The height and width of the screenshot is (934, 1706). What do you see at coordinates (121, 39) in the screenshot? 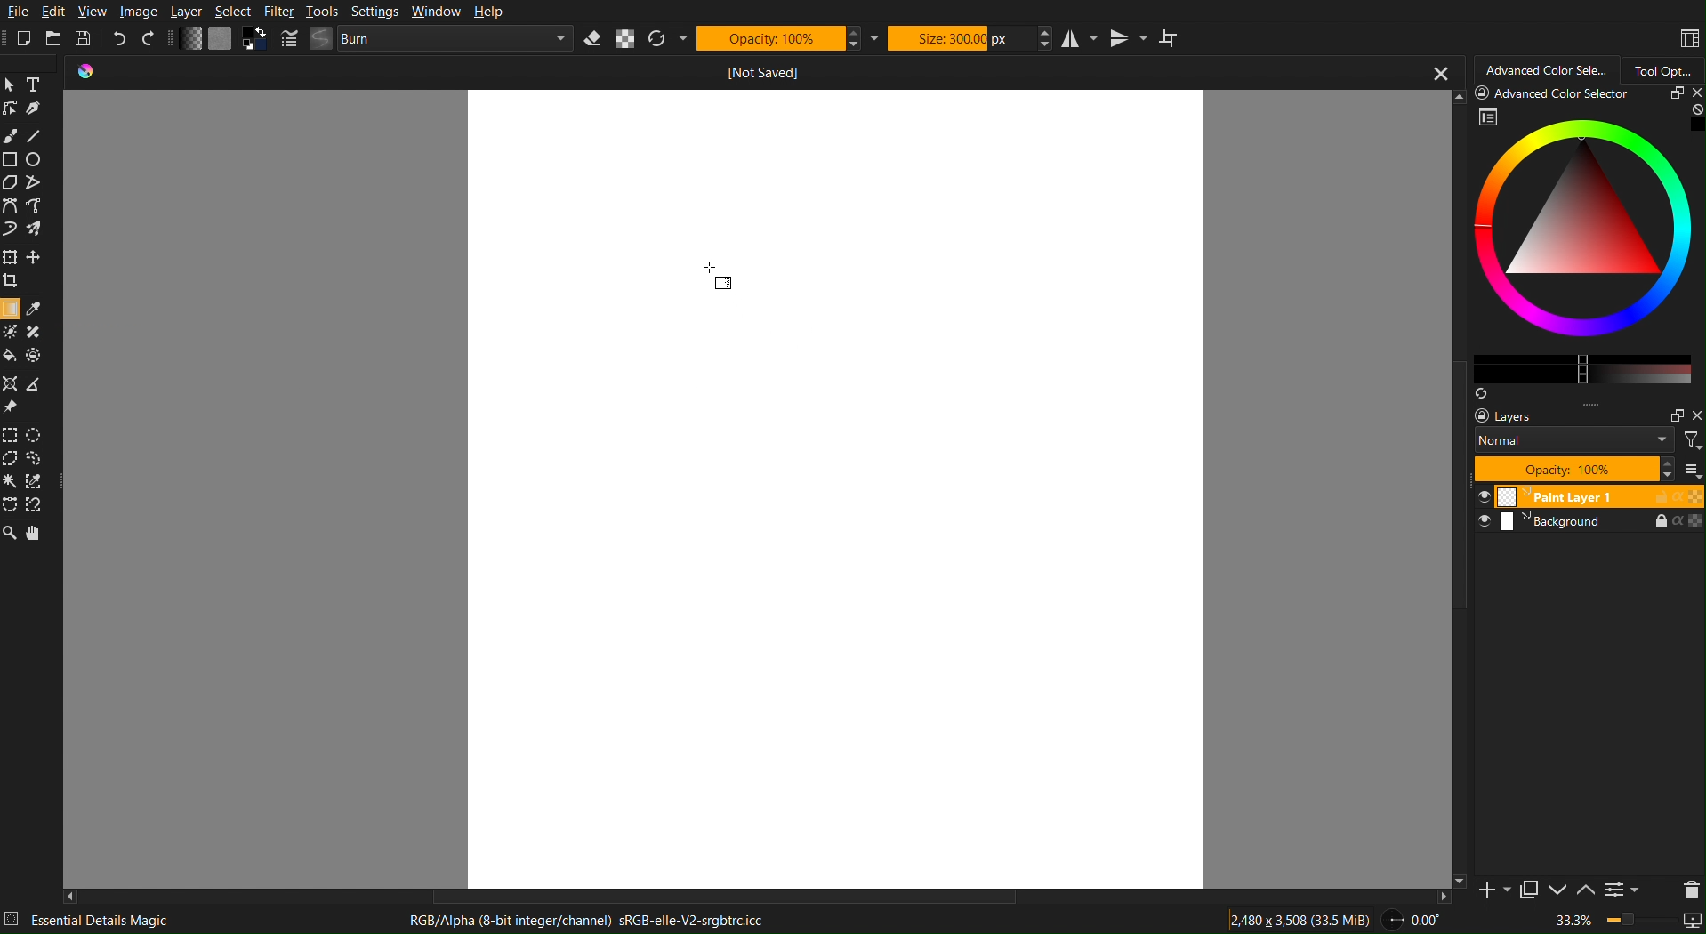
I see `Undo` at bounding box center [121, 39].